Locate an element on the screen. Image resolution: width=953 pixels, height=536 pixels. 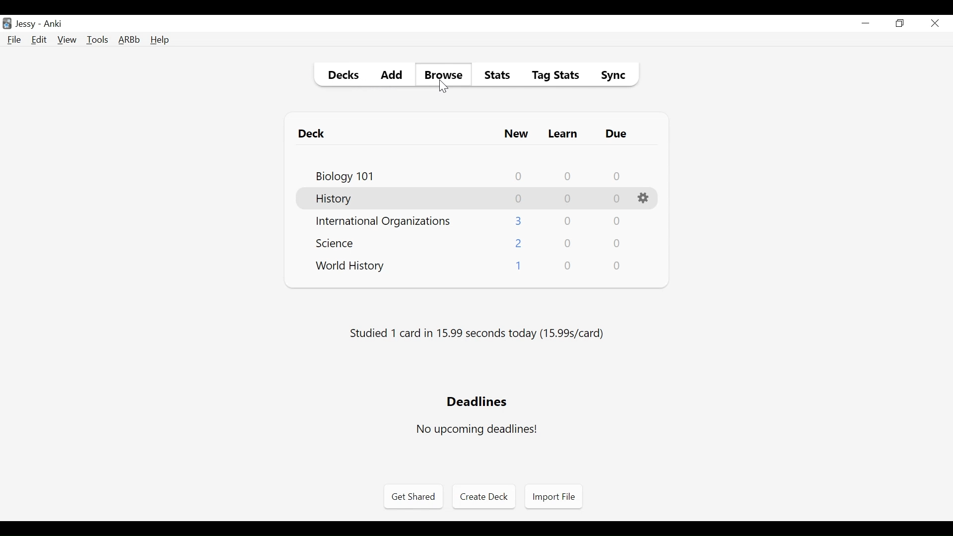
Deck Name is located at coordinates (341, 200).